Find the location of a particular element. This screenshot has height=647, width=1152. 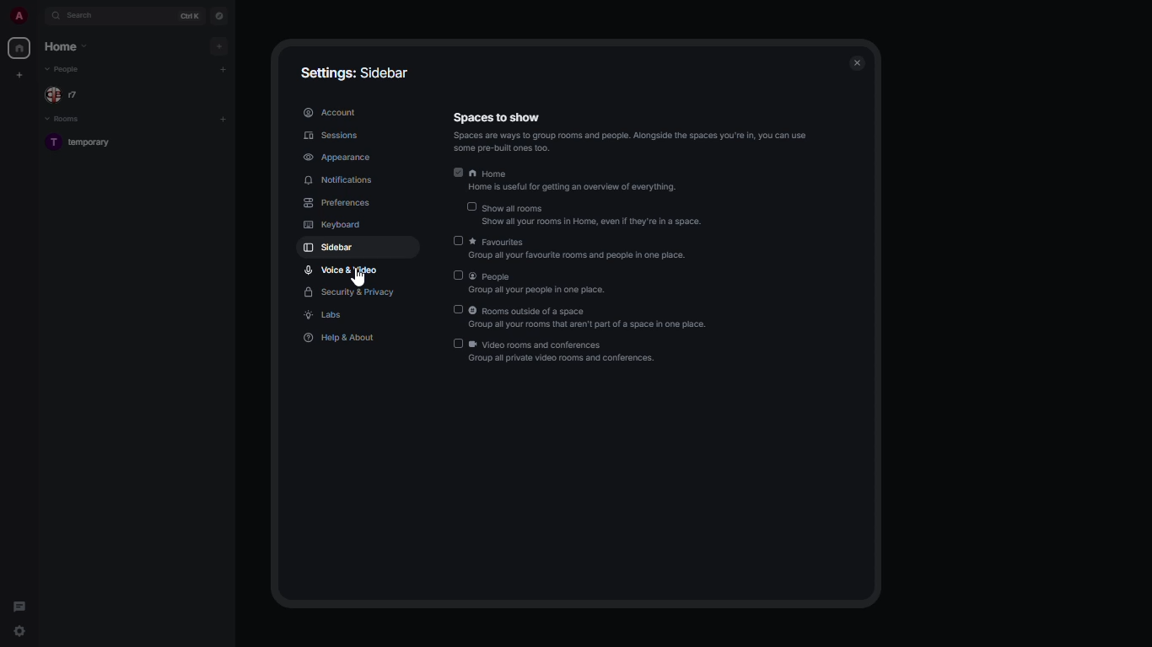

labs is located at coordinates (324, 317).